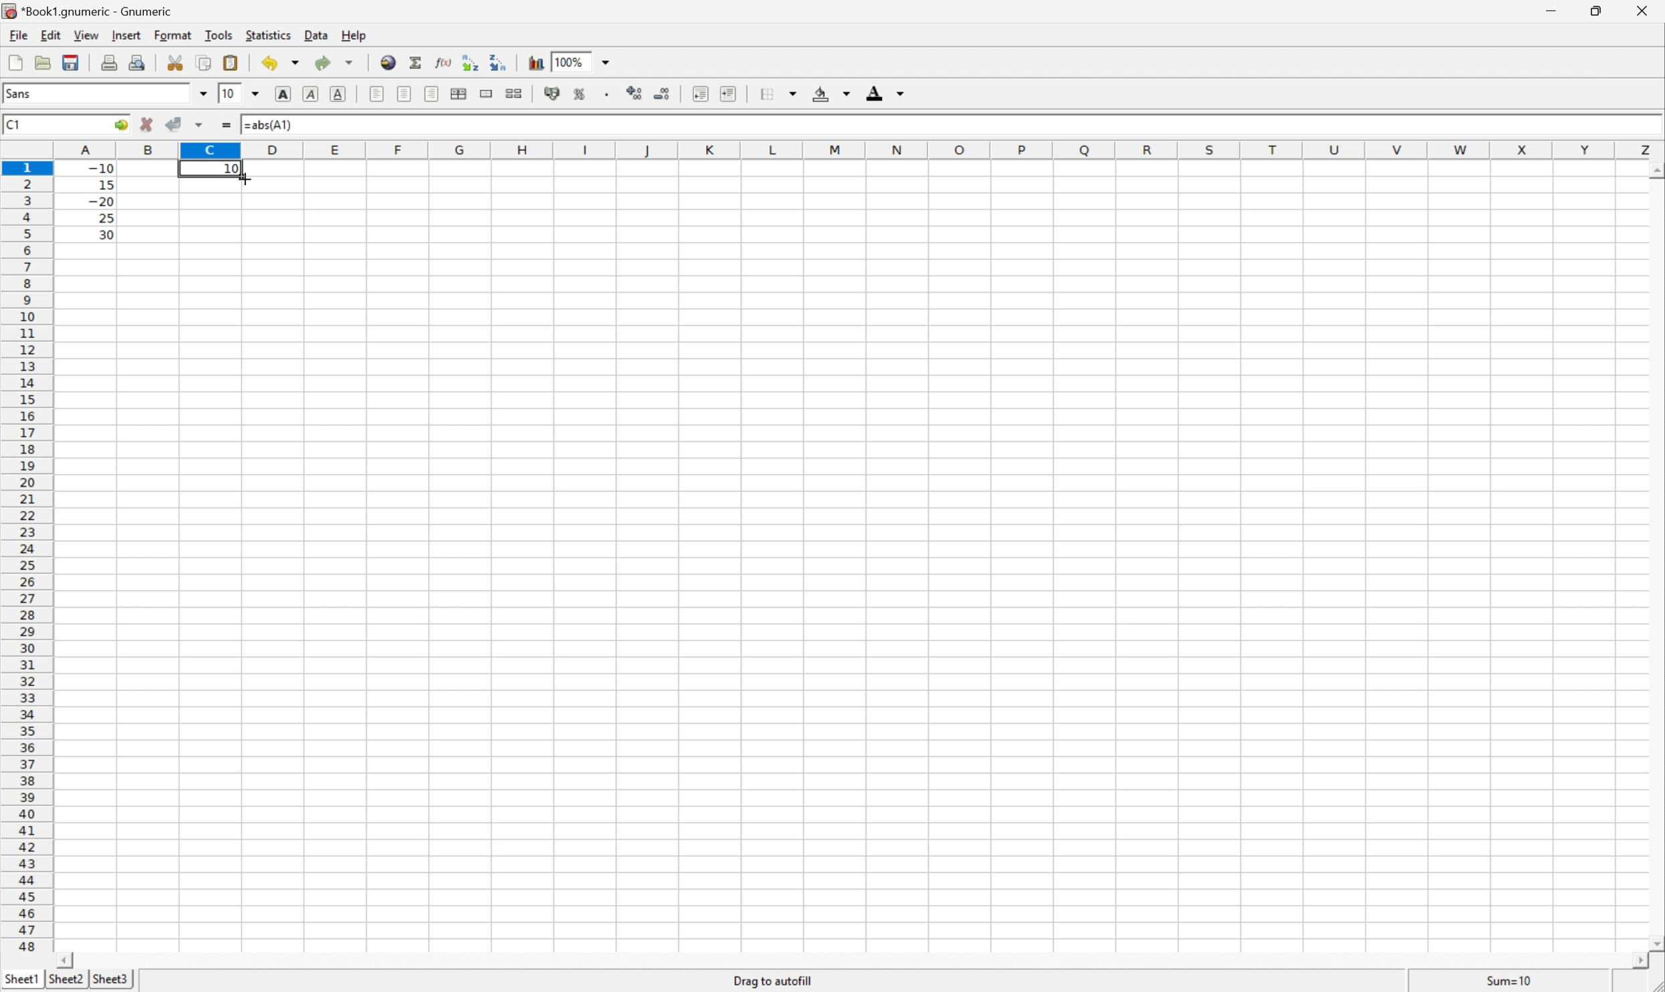  I want to click on Foreground, so click(873, 96).